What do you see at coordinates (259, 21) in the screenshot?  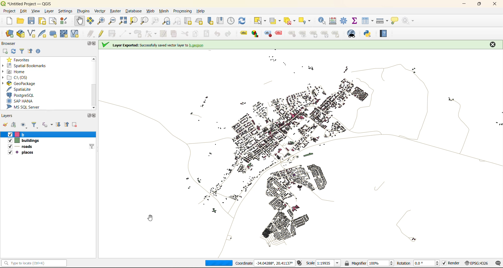 I see `select` at bounding box center [259, 21].